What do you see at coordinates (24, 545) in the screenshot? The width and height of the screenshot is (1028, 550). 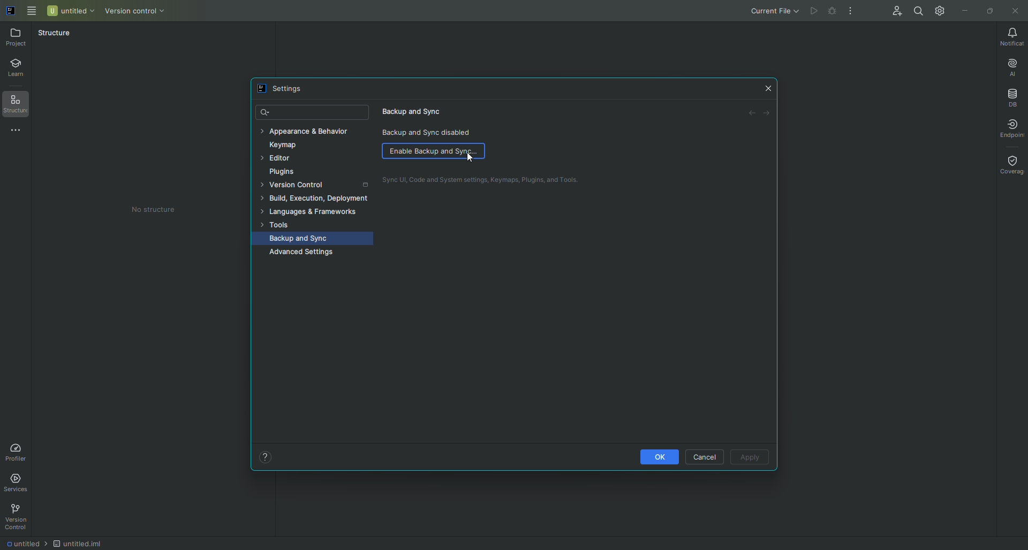 I see `Filename` at bounding box center [24, 545].